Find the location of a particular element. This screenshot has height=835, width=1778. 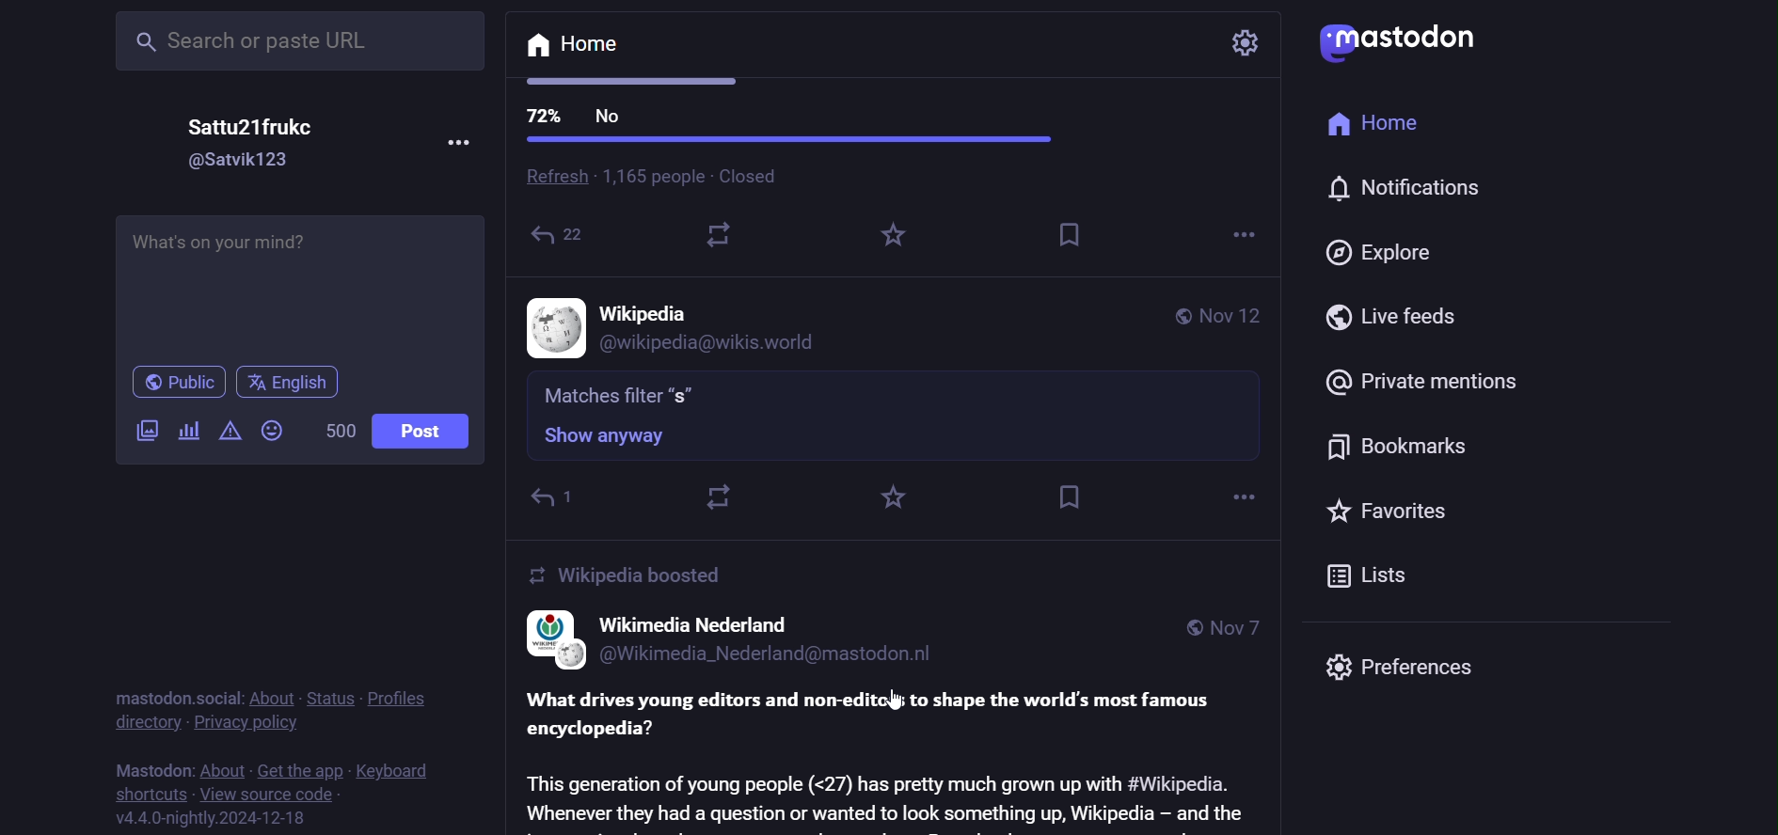

keyboard is located at coordinates (394, 770).